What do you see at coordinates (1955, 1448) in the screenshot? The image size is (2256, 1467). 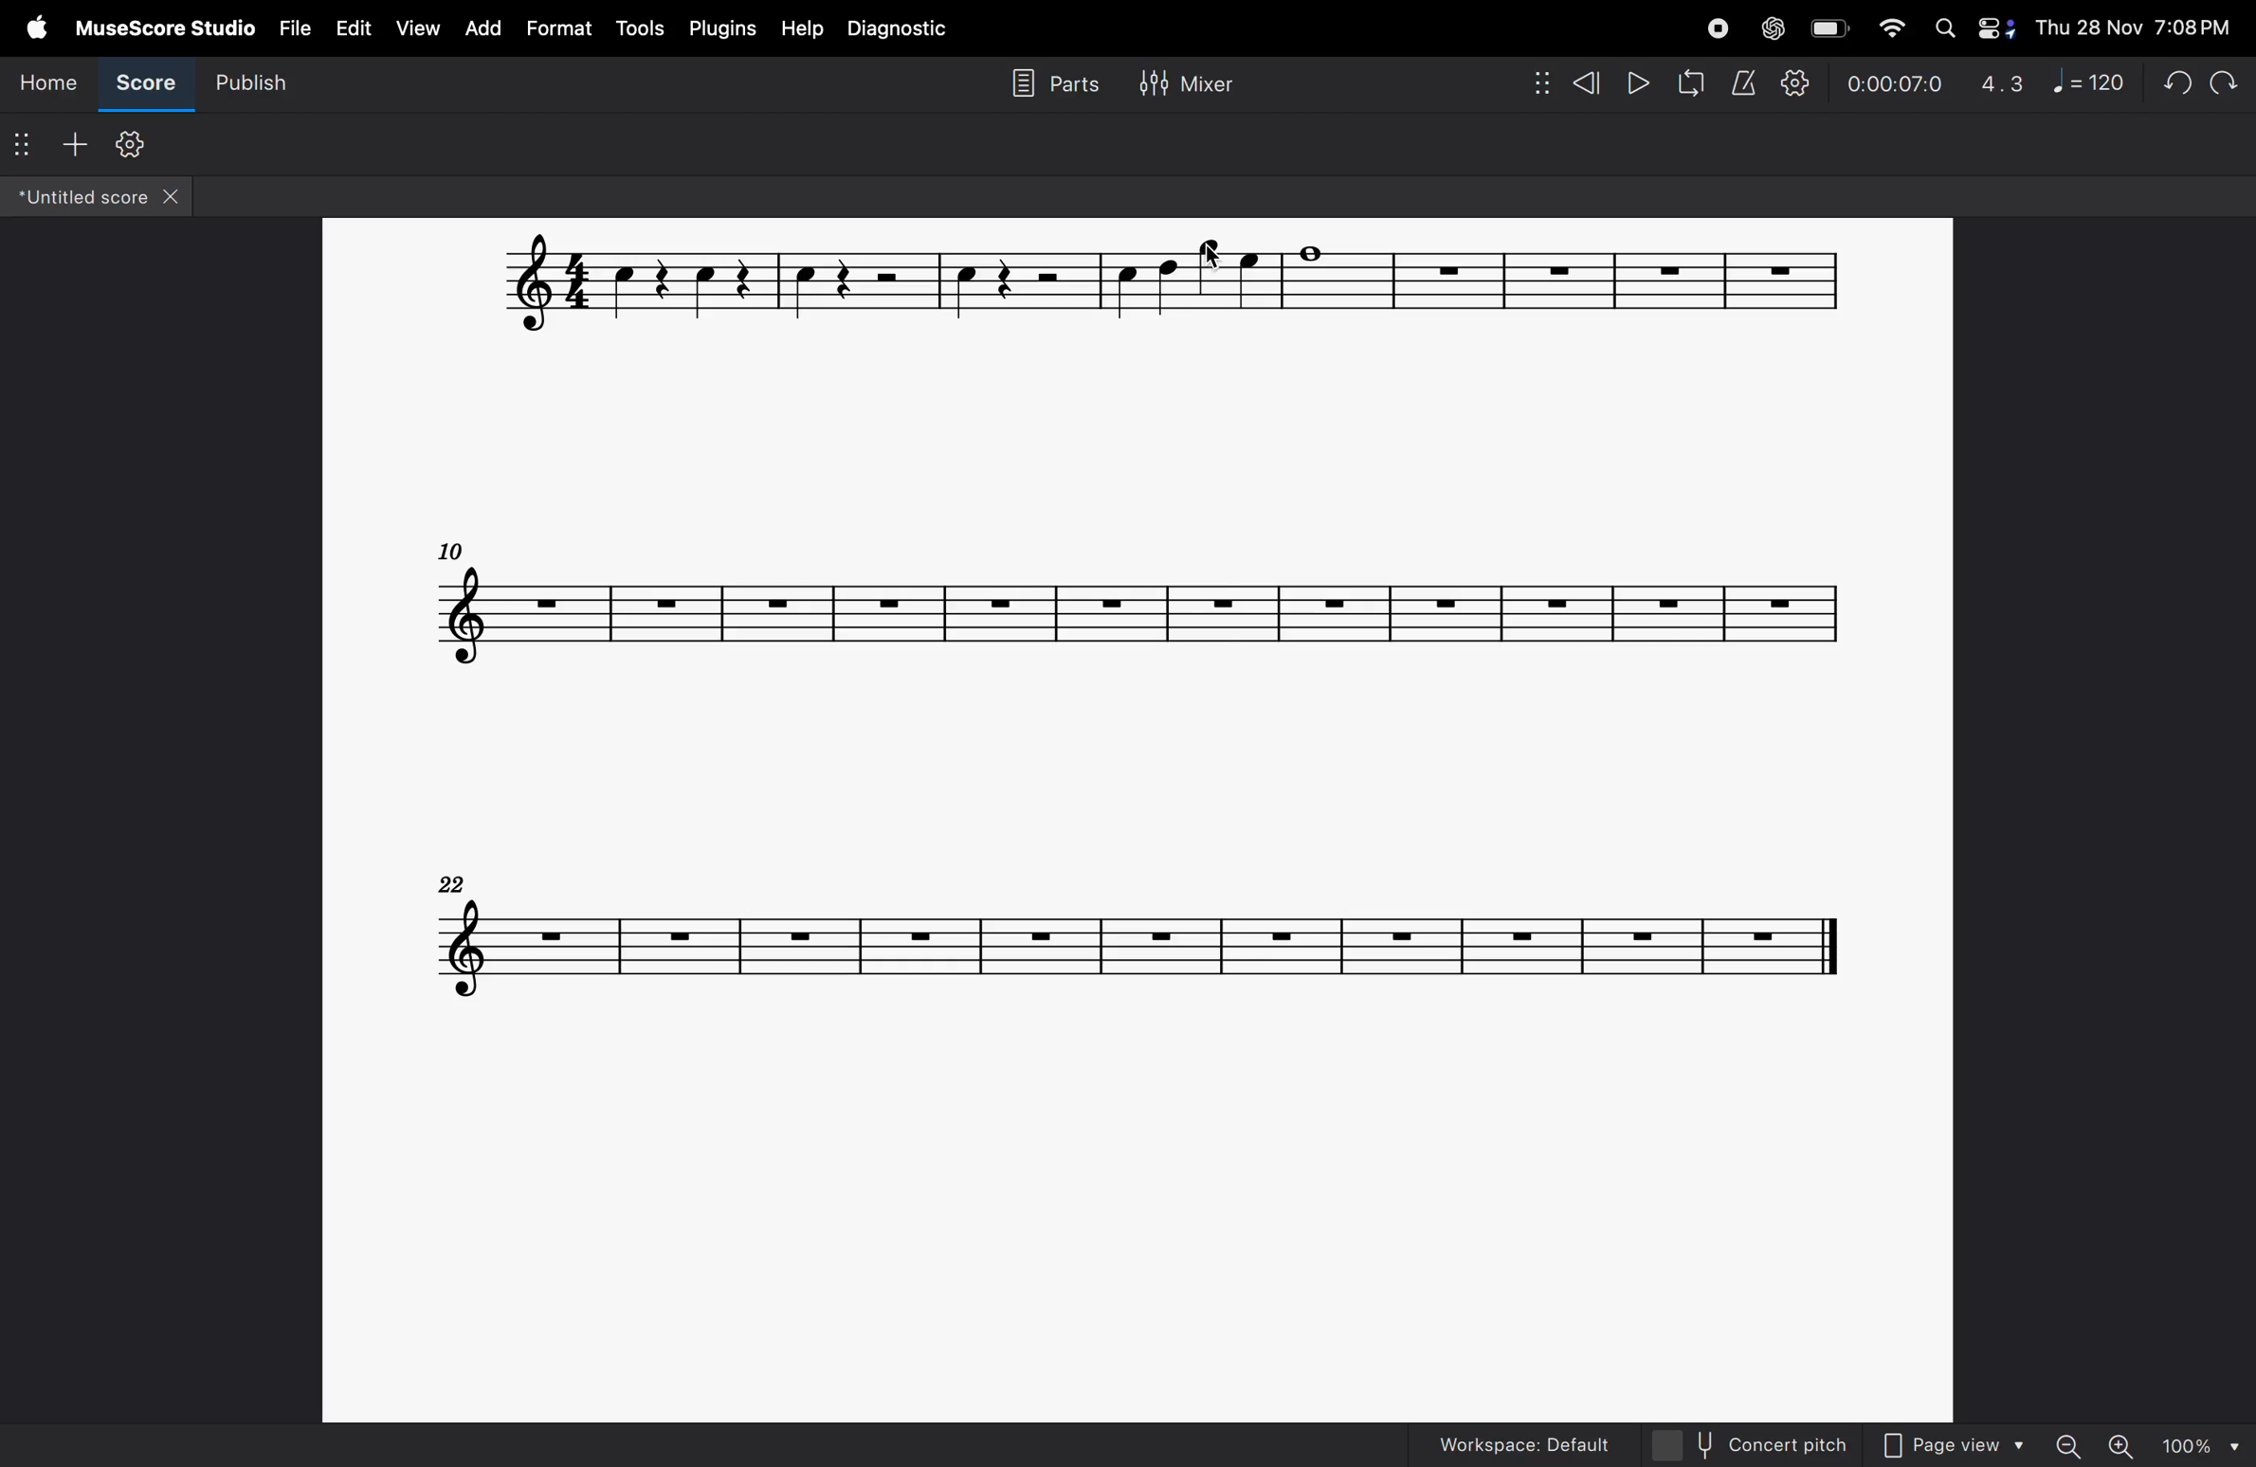 I see `page view` at bounding box center [1955, 1448].